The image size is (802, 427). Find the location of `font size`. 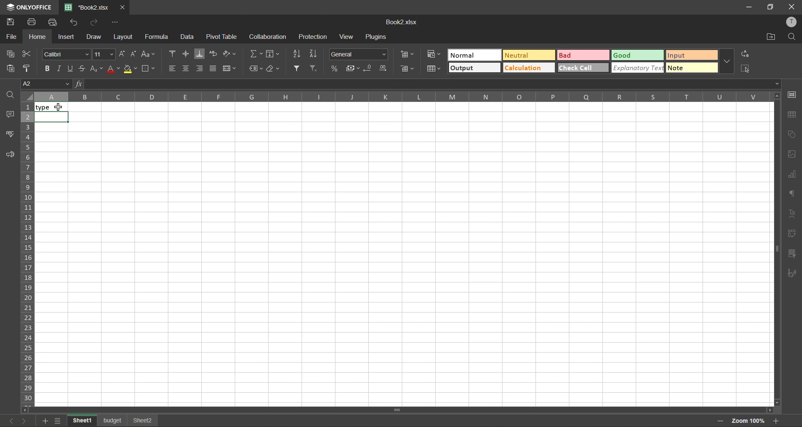

font size is located at coordinates (103, 55).